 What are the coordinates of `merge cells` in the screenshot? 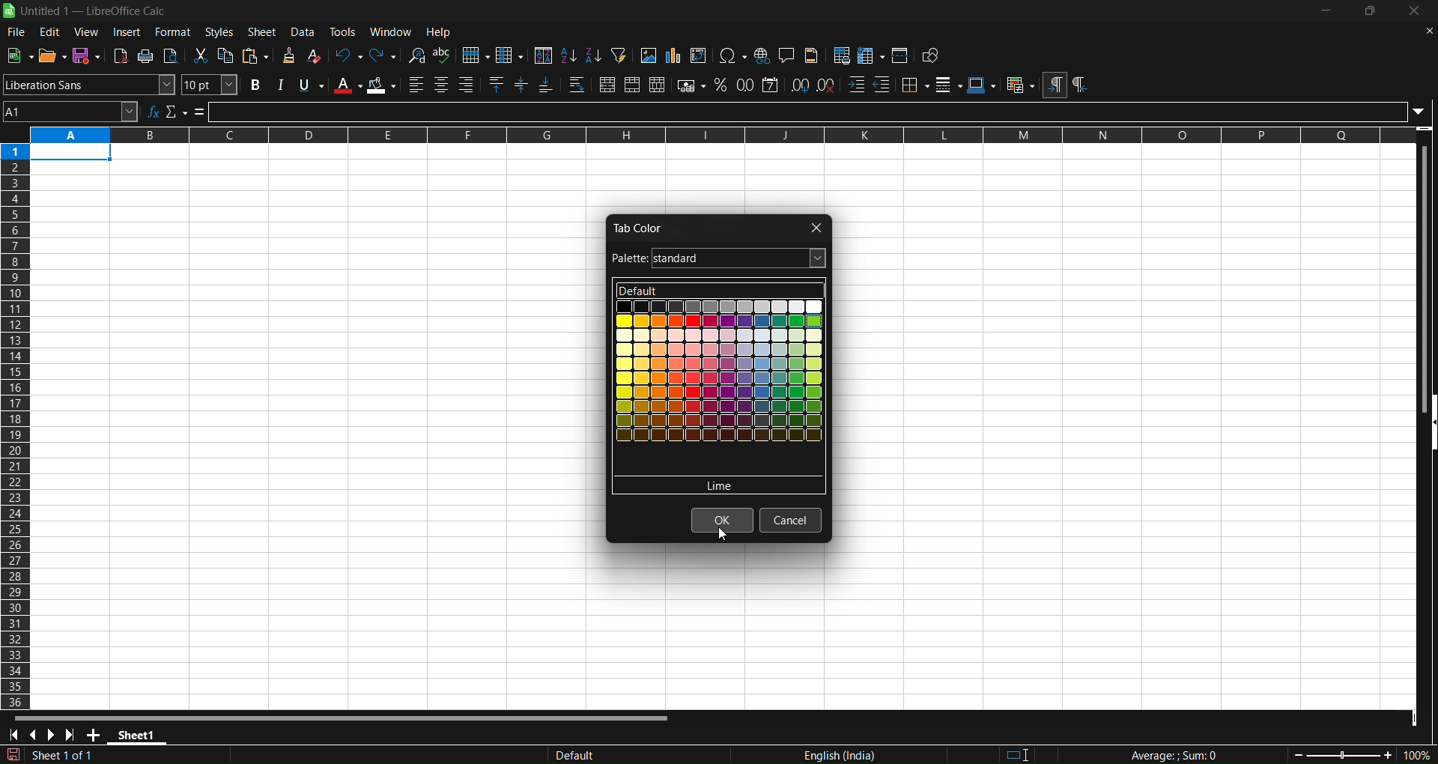 It's located at (633, 85).